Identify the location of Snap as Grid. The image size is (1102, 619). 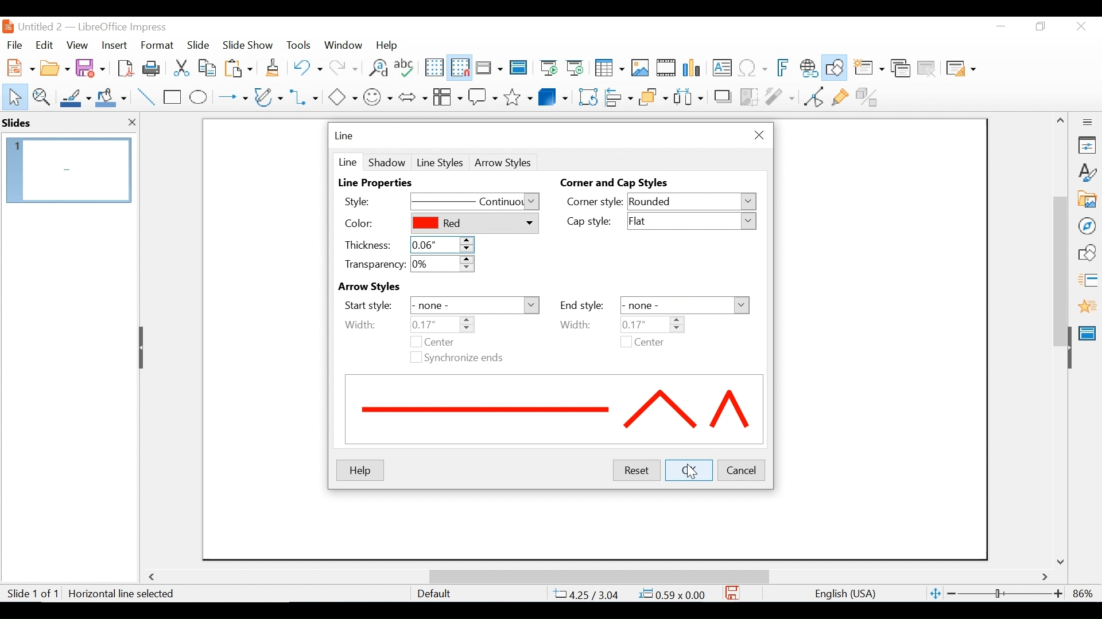
(460, 68).